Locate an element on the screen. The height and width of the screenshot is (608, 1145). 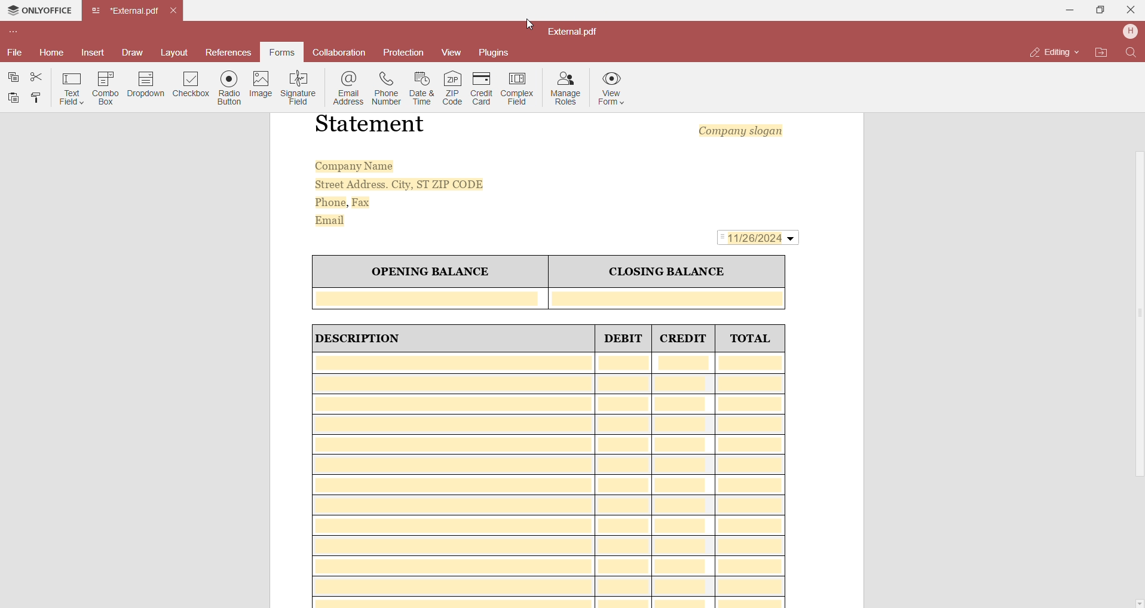
References is located at coordinates (230, 52).